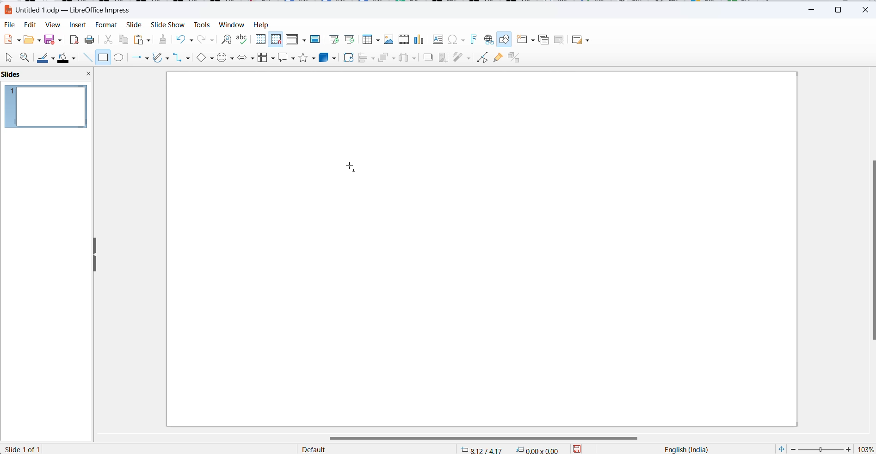 The width and height of the screenshot is (876, 454). I want to click on Insert audio video, so click(405, 40).